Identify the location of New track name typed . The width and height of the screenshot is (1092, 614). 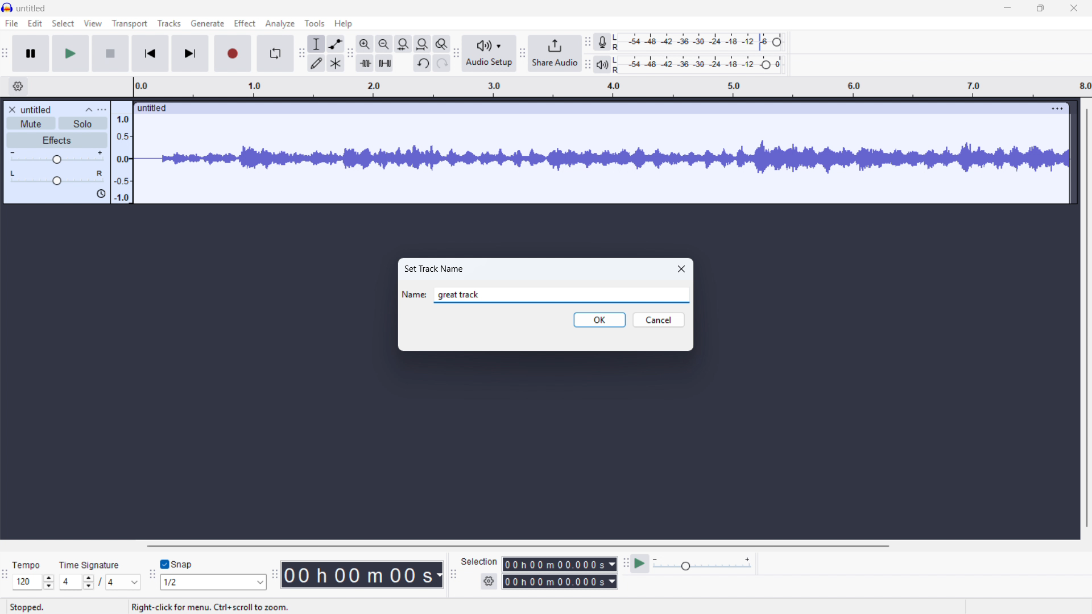
(464, 295).